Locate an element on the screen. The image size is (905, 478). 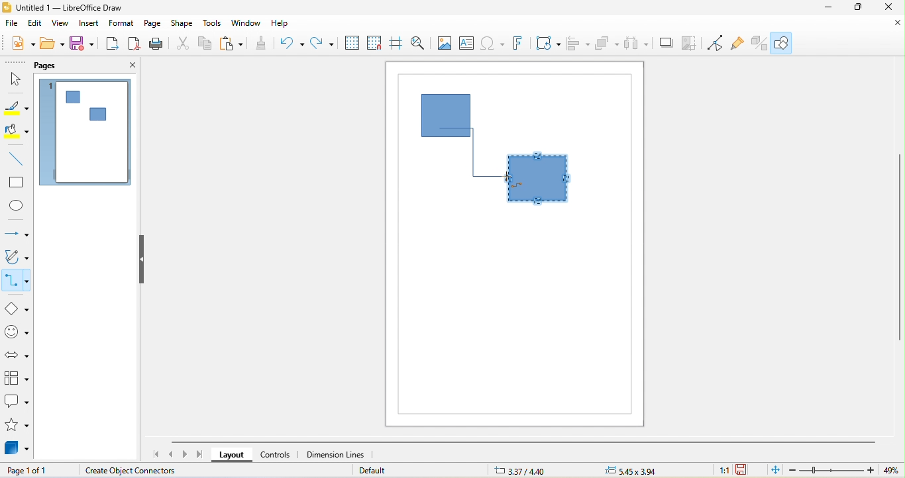
dimension lines is located at coordinates (341, 455).